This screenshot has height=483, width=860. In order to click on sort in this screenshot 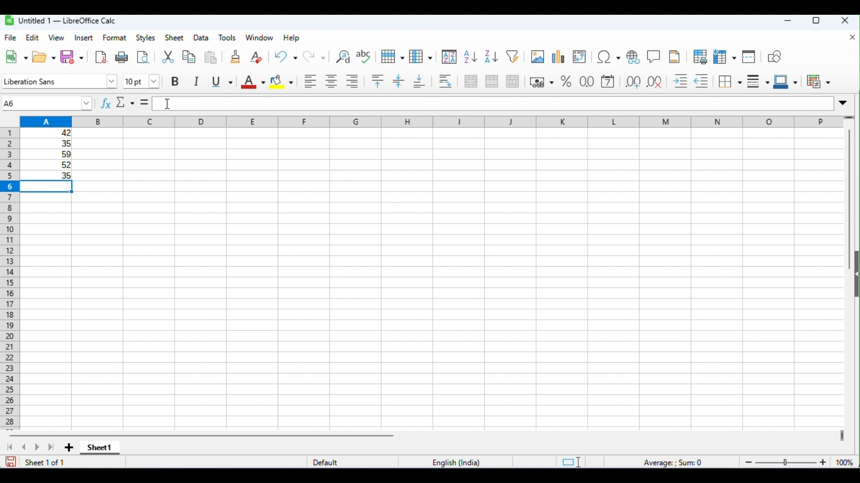, I will do `click(449, 57)`.